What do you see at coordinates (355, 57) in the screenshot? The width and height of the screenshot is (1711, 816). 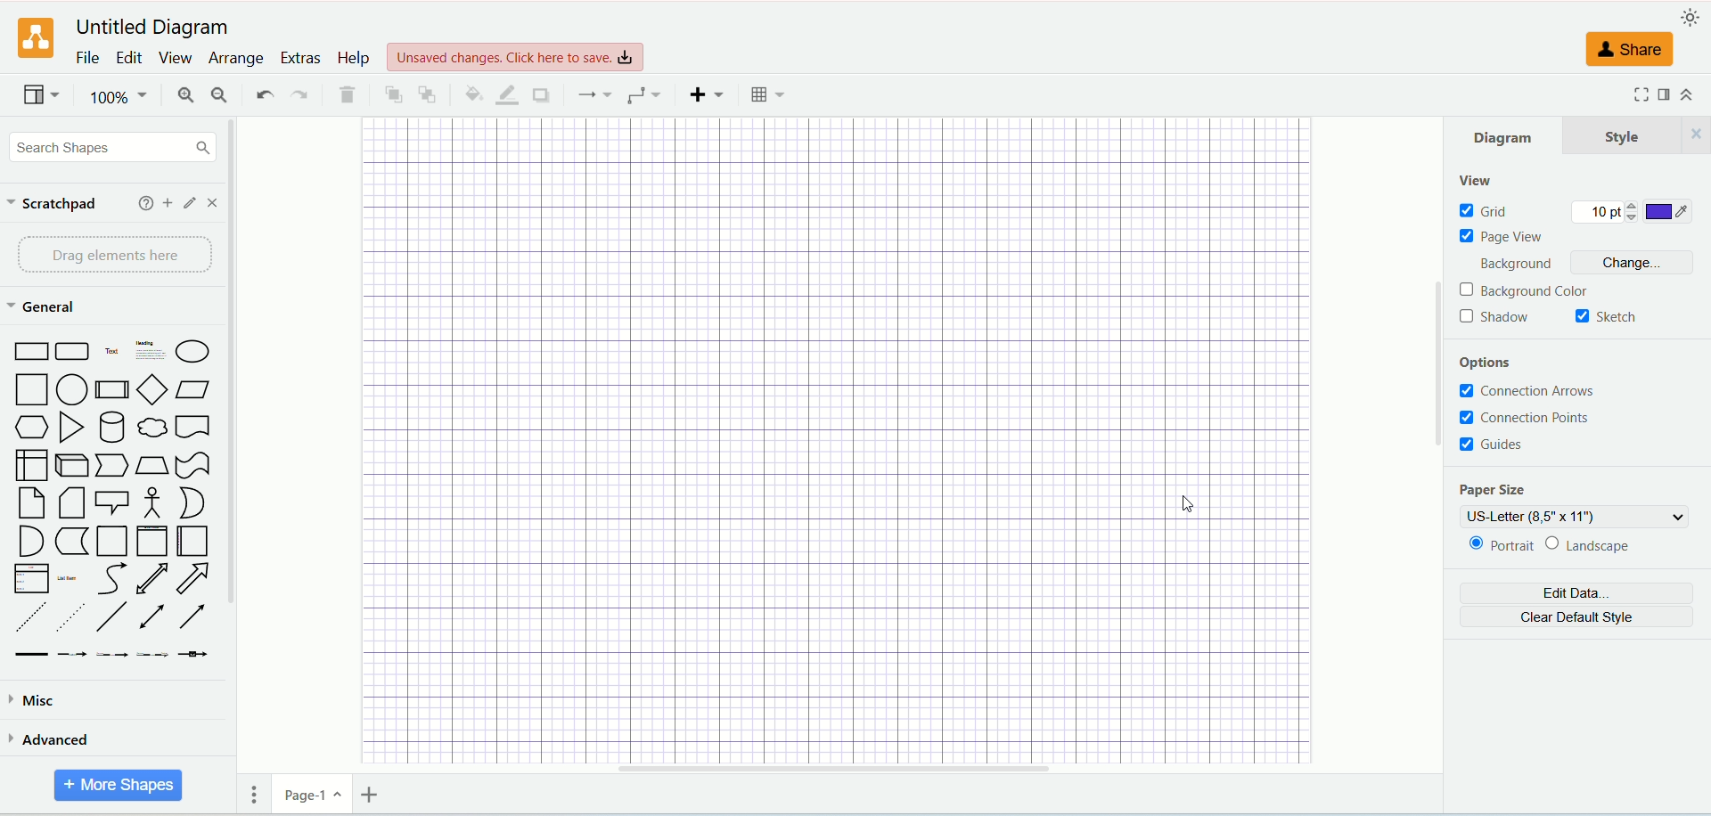 I see `help` at bounding box center [355, 57].